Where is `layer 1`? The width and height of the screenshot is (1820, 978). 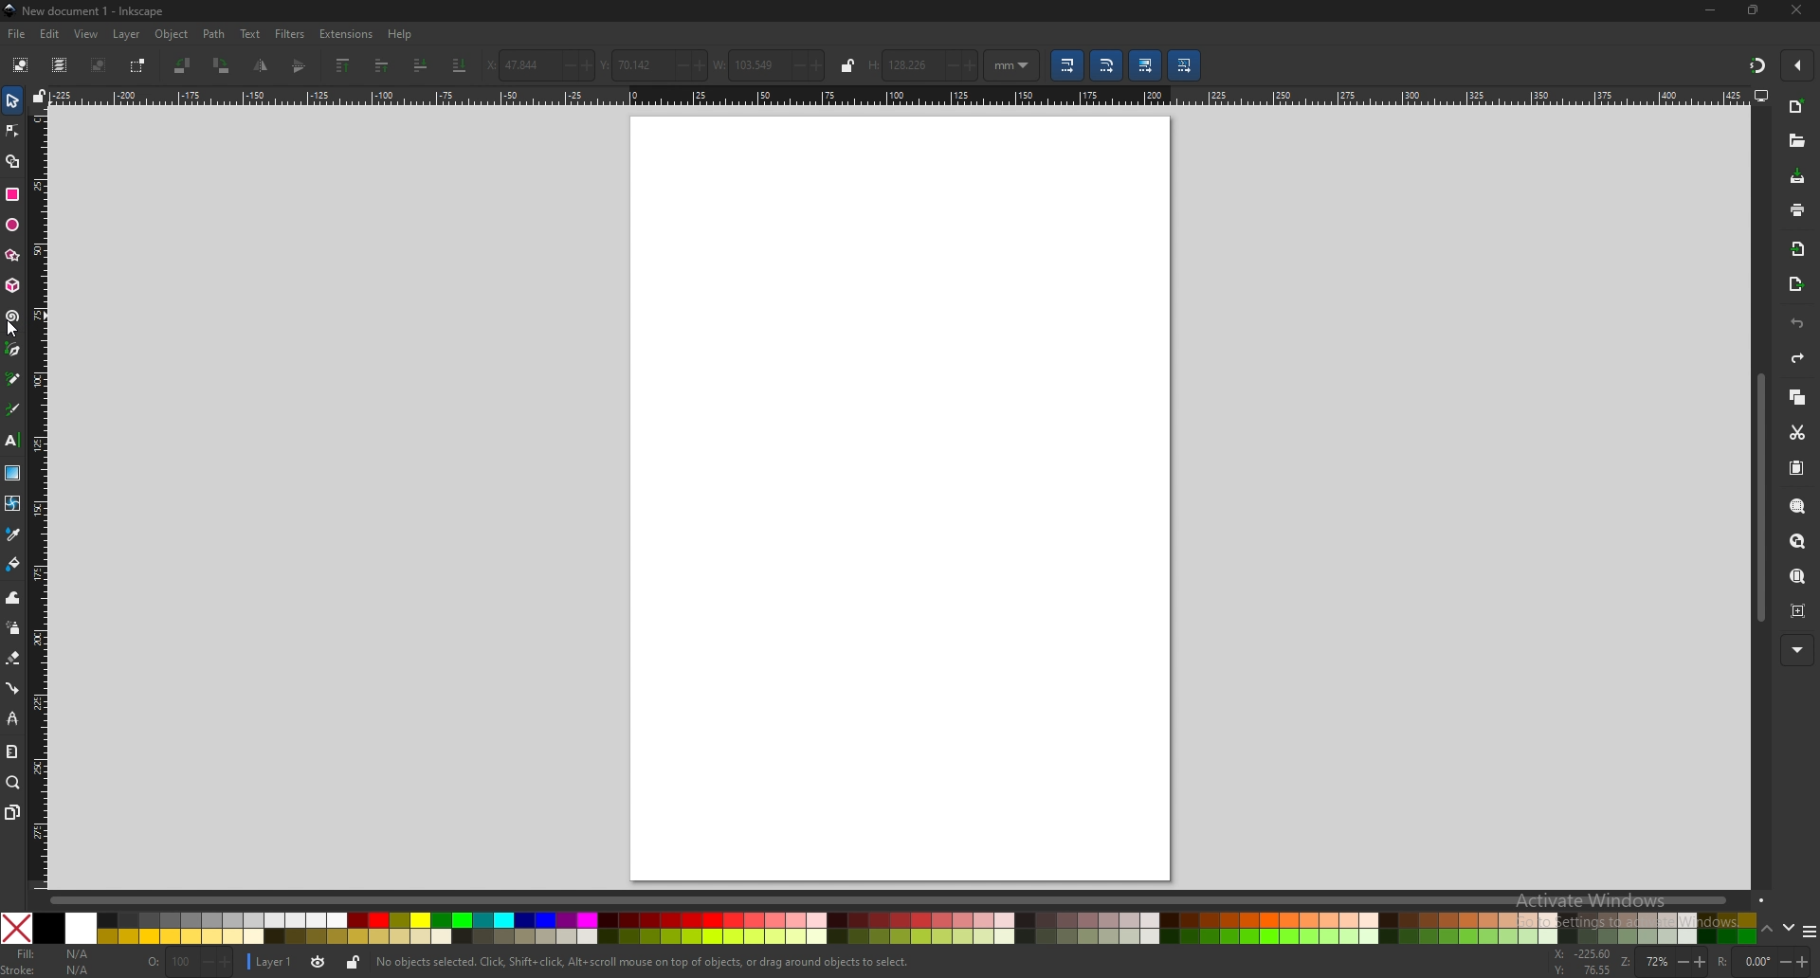 layer 1 is located at coordinates (273, 962).